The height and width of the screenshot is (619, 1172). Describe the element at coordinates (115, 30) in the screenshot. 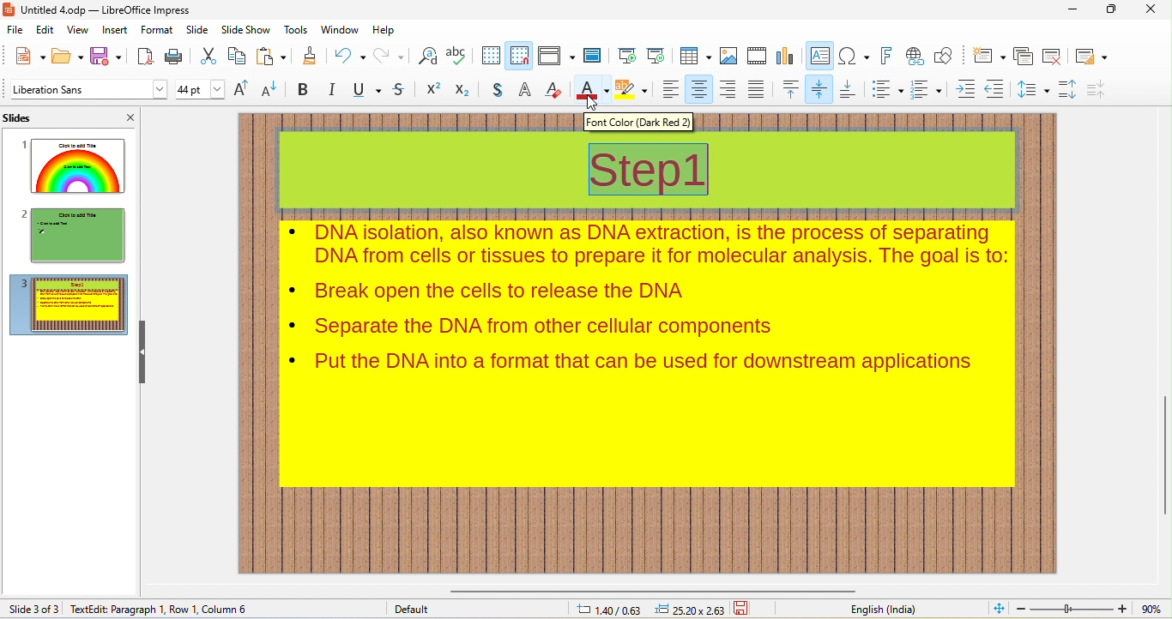

I see `insert` at that location.